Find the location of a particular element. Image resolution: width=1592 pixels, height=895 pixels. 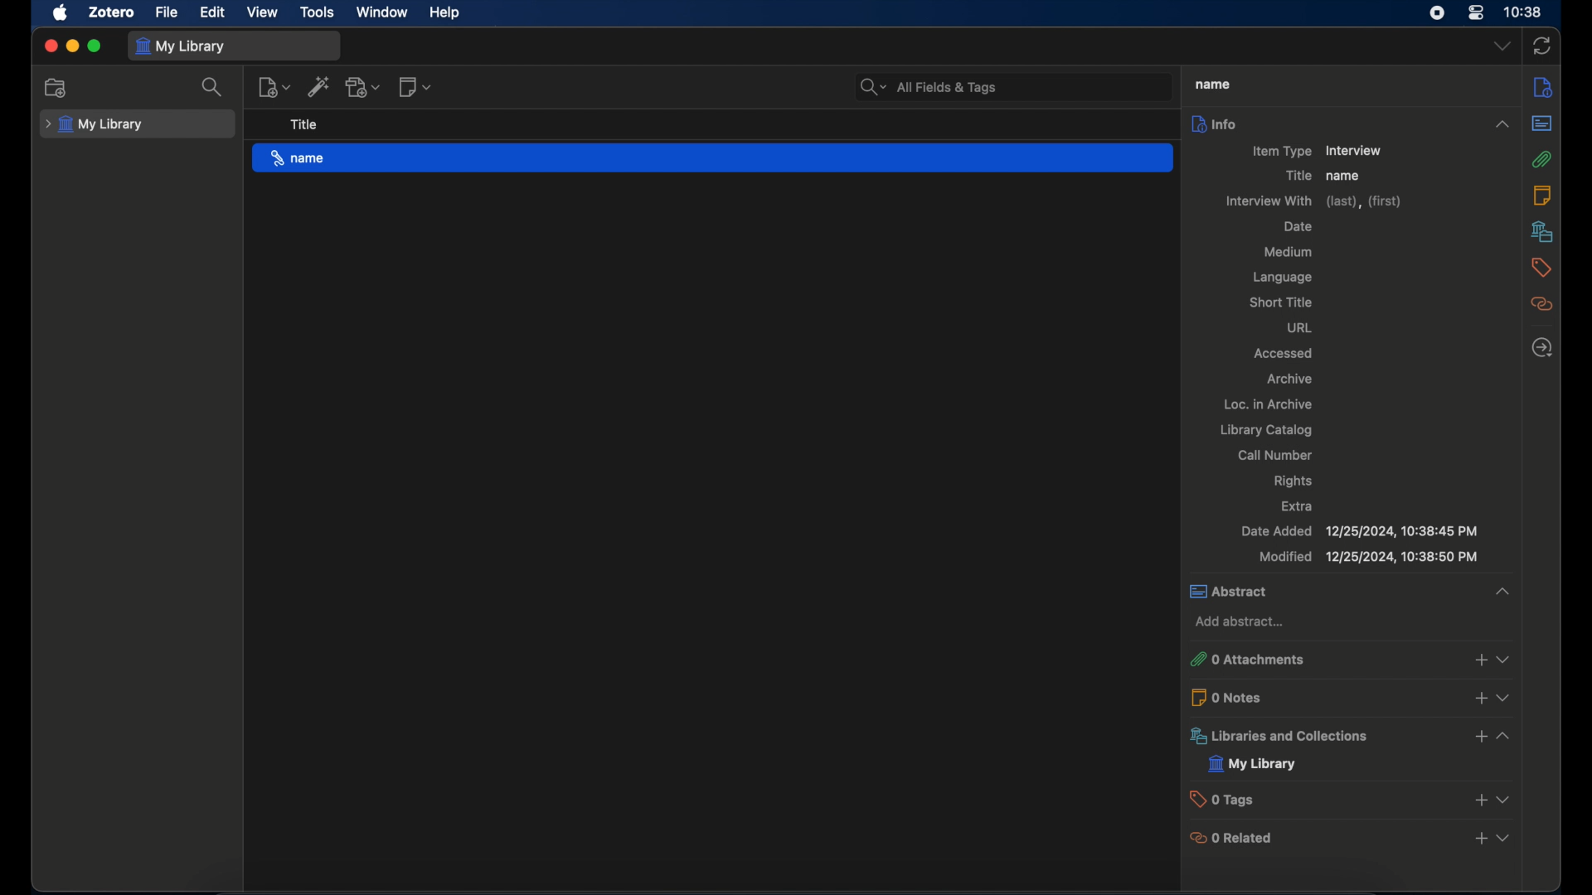

extra is located at coordinates (1299, 506).